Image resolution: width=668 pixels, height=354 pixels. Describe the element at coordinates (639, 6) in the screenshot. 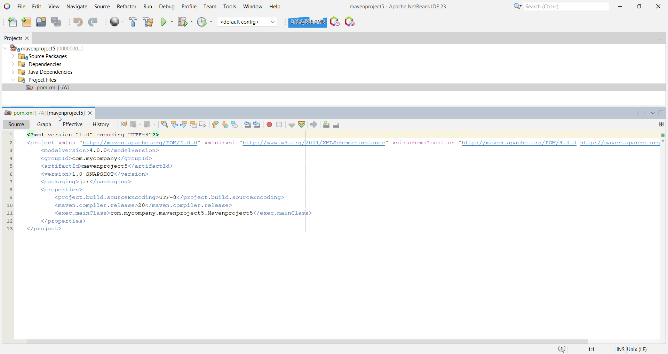

I see `Restore Down` at that location.